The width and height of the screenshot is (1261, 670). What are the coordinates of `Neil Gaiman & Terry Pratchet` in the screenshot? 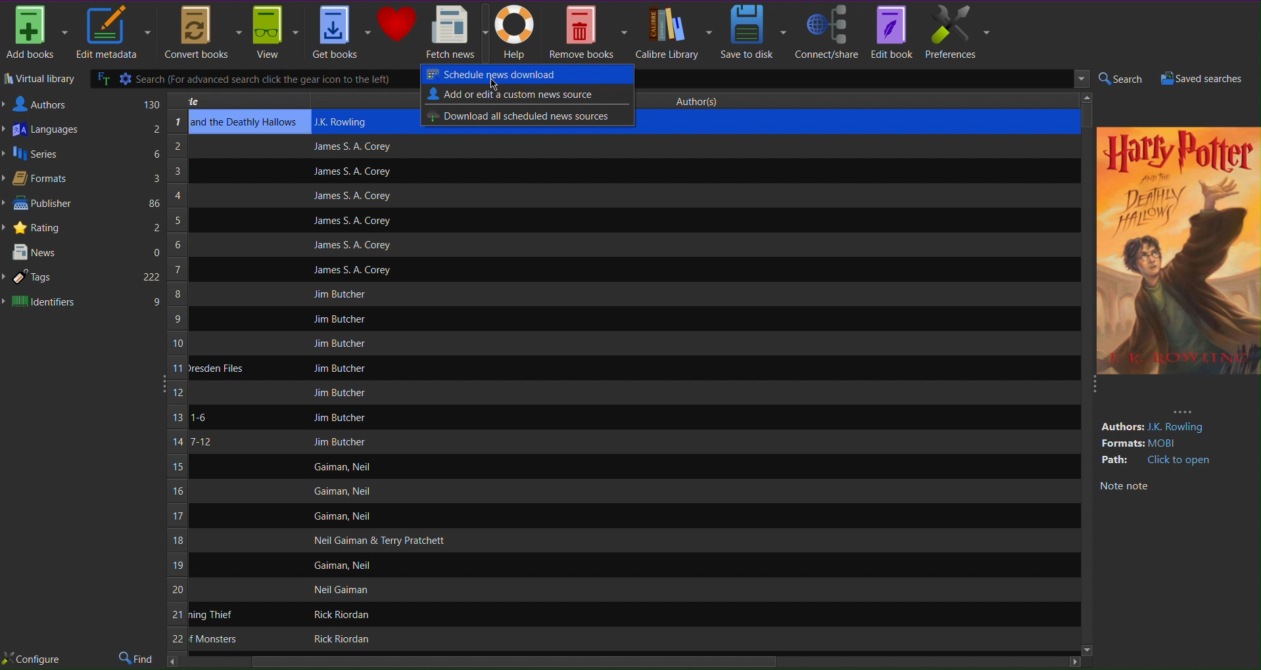 It's located at (377, 541).